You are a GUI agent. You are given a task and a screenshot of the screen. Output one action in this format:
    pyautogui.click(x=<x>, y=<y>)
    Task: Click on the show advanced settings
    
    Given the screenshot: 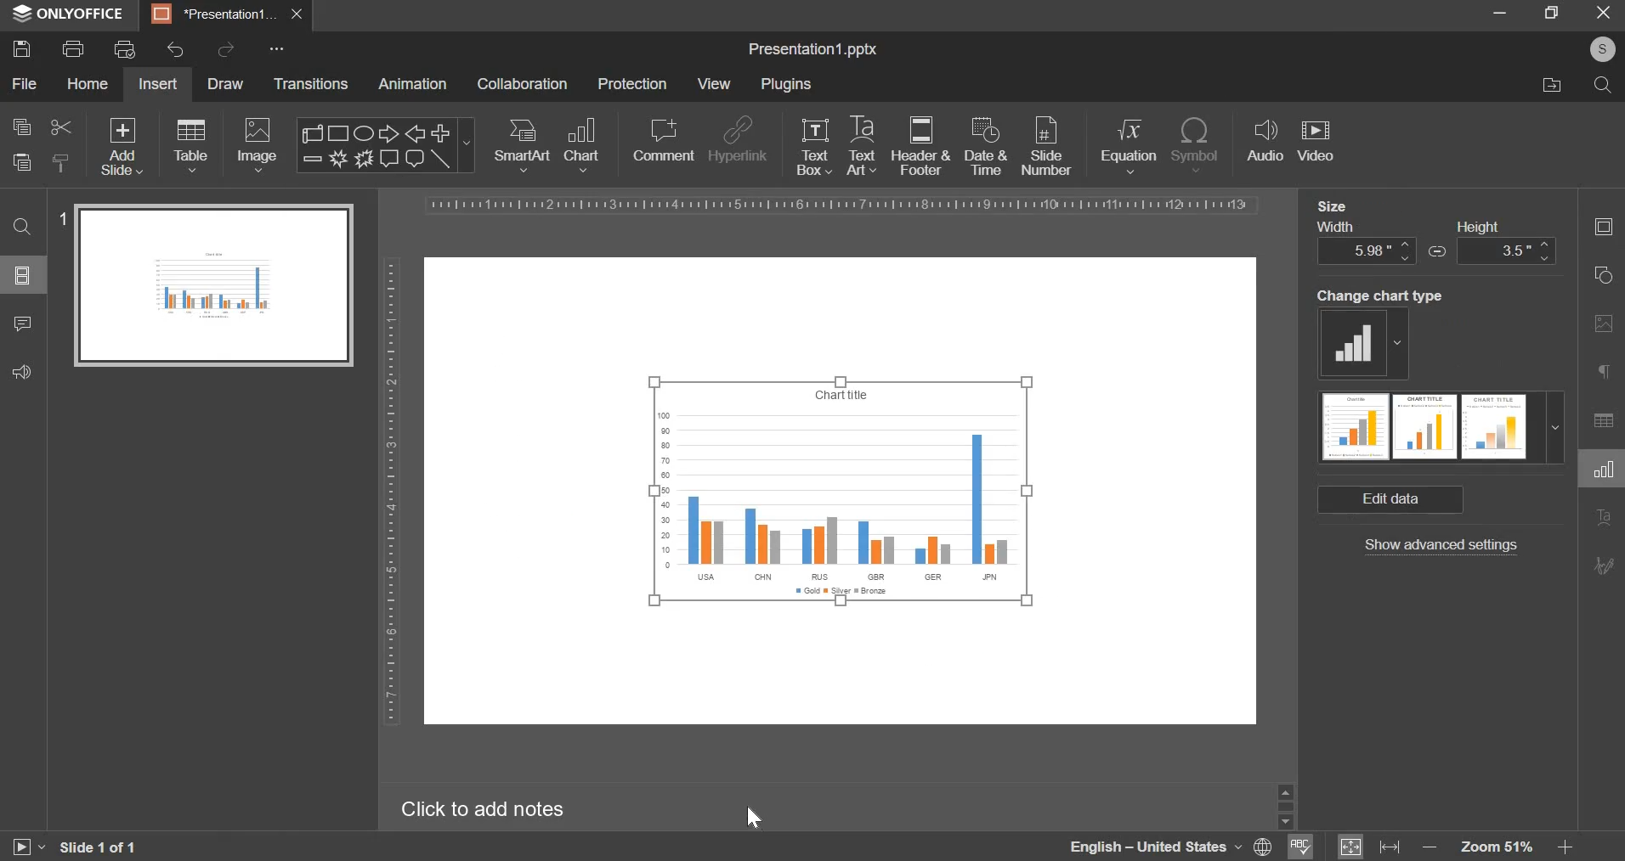 What is the action you would take?
    pyautogui.click(x=1438, y=549)
    